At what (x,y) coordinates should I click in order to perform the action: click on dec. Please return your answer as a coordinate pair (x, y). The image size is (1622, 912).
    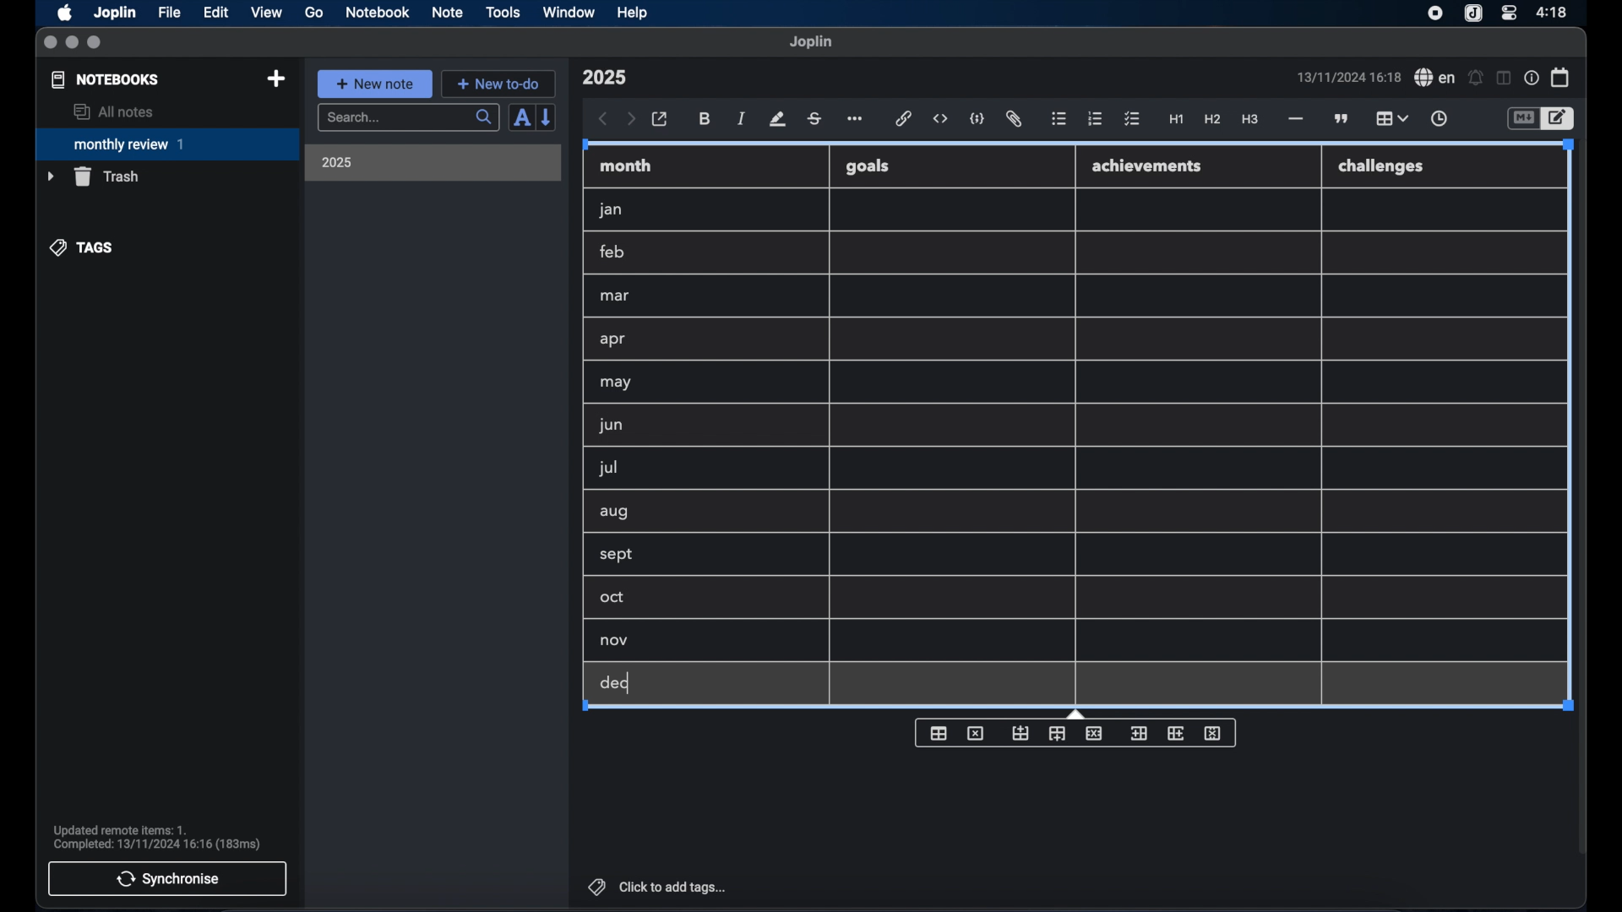
    Looking at the image, I should click on (614, 683).